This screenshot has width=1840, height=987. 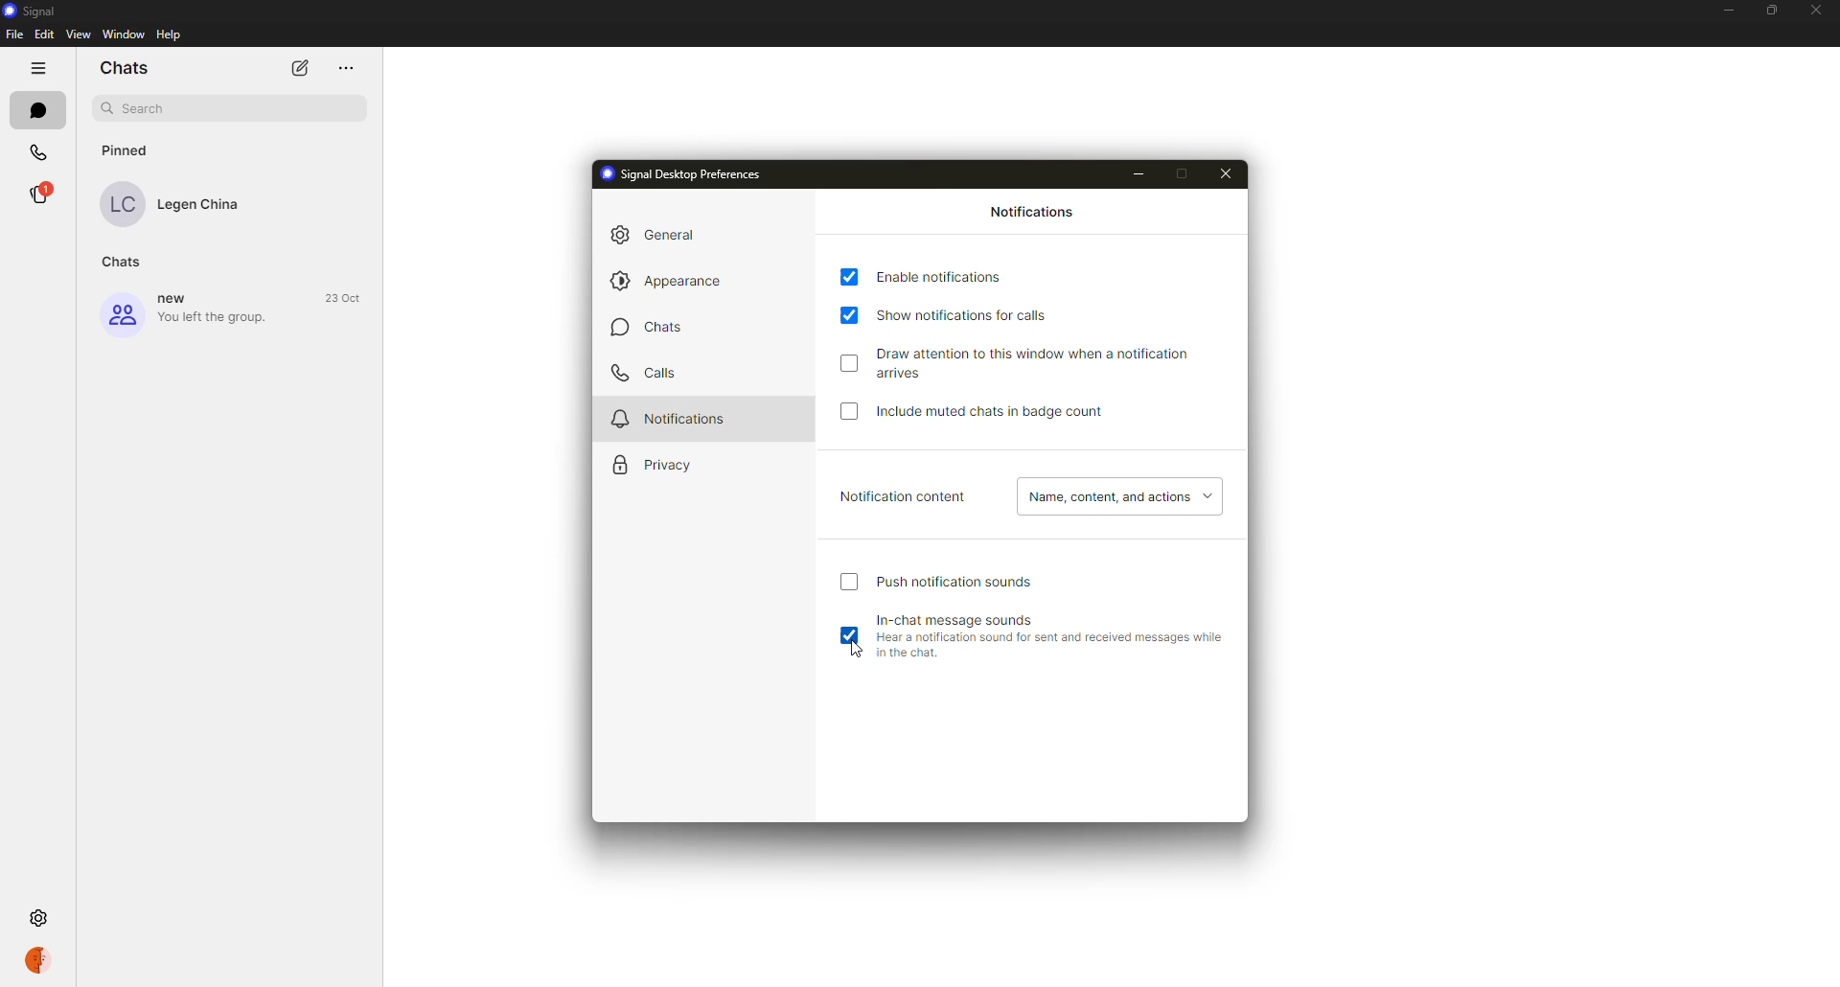 What do you see at coordinates (1002, 411) in the screenshot?
I see `include muted chats in badge count` at bounding box center [1002, 411].